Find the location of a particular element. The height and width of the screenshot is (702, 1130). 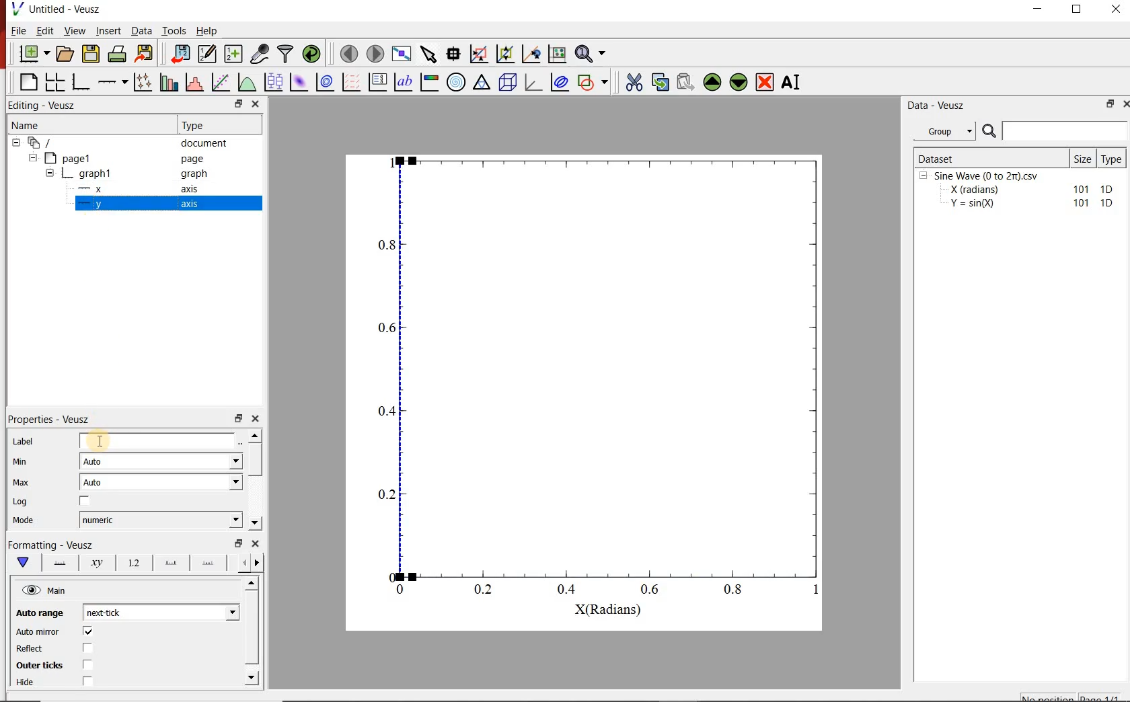

Group is located at coordinates (948, 131).